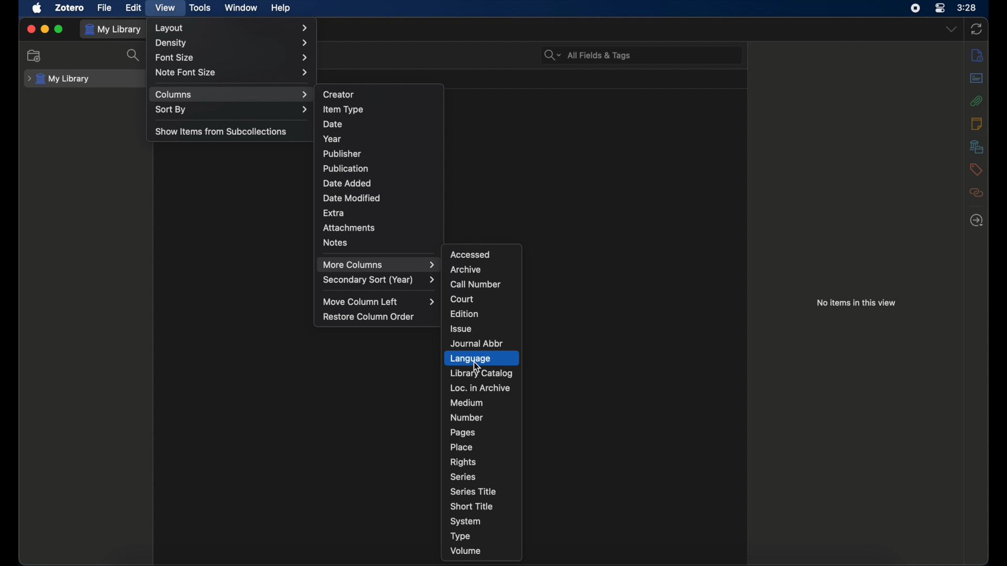 This screenshot has width=1007, height=566. Describe the element at coordinates (134, 55) in the screenshot. I see `search` at that location.